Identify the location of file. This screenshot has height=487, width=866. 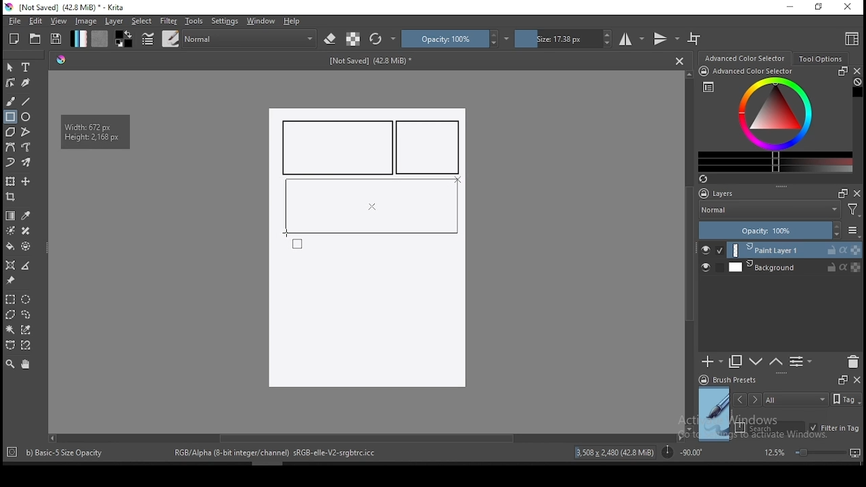
(14, 21).